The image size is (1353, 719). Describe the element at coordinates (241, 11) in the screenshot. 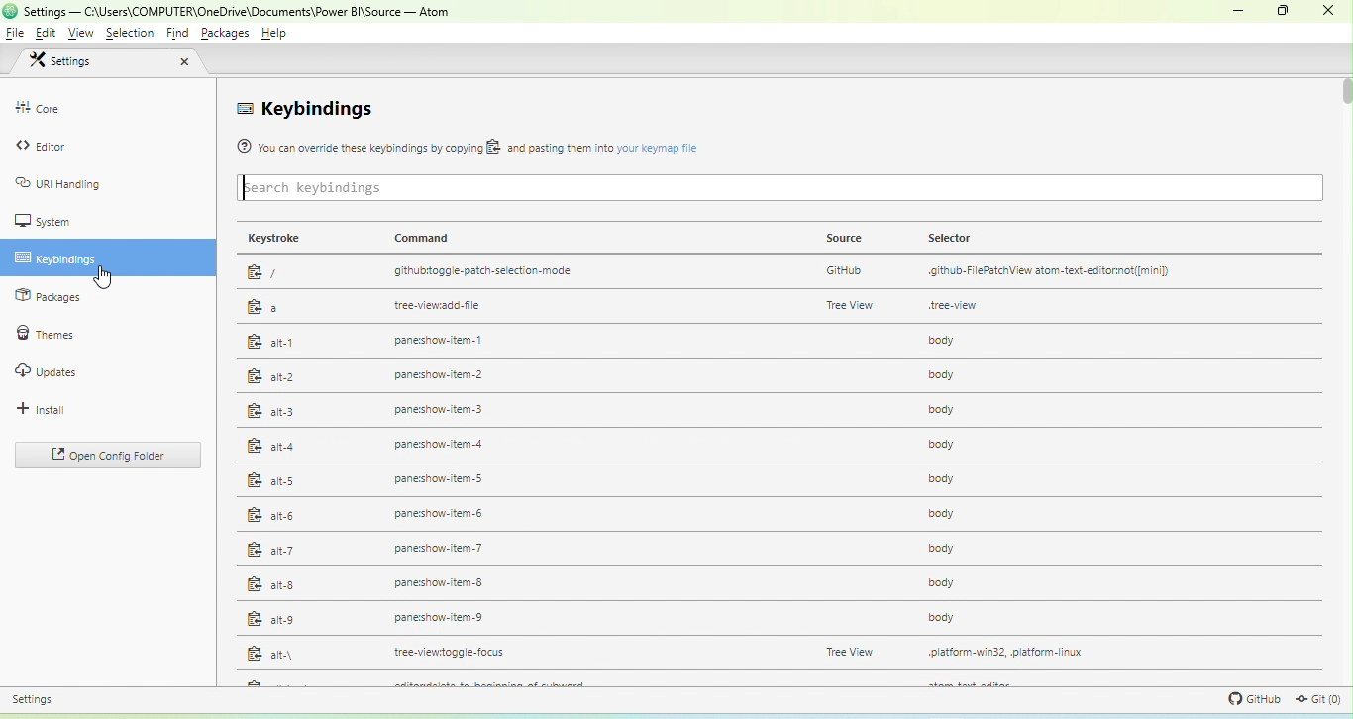

I see `settings - C:\Users\COMPUTER\OneDrive\Documents\Power BI\Source — Atom` at that location.